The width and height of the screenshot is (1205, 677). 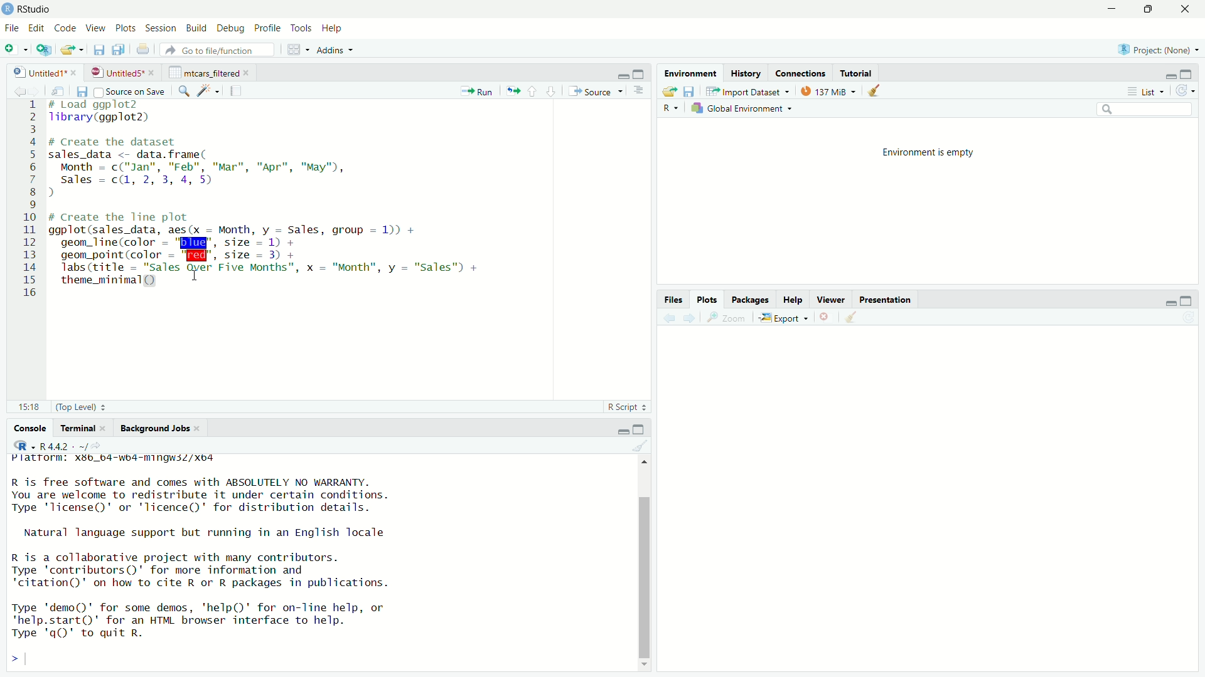 What do you see at coordinates (63, 446) in the screenshot?
I see `R 4.4.2 .~/` at bounding box center [63, 446].